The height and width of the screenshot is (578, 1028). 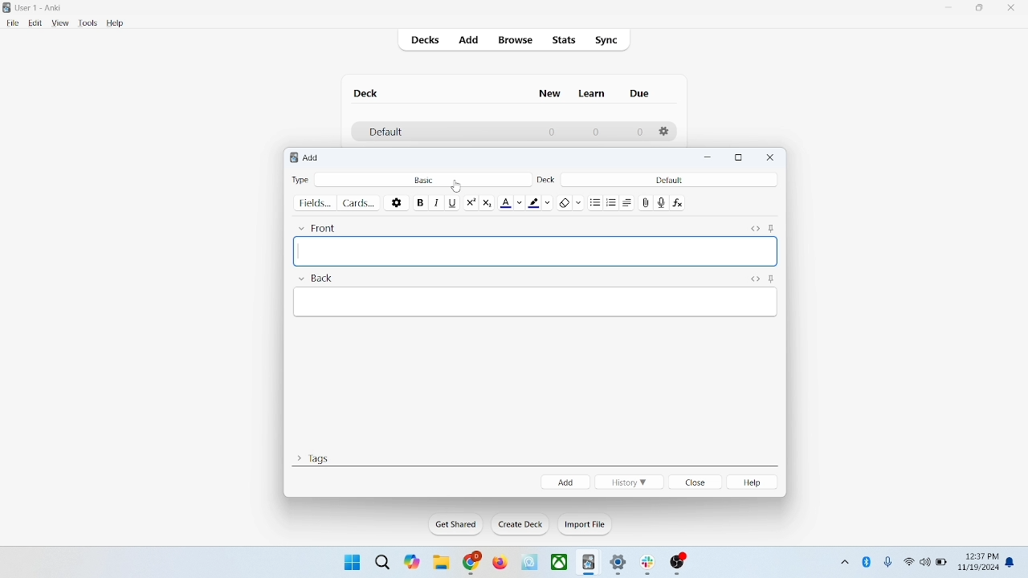 I want to click on window, so click(x=350, y=561).